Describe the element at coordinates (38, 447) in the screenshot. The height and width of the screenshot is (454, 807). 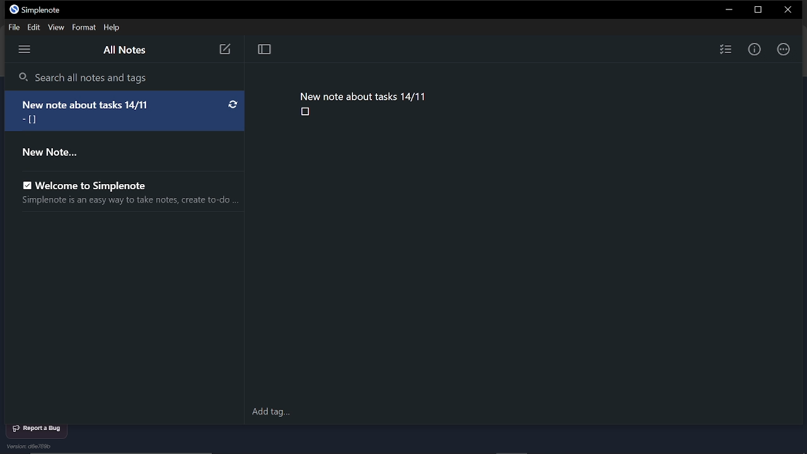
I see `fersion. dbe7880` at that location.